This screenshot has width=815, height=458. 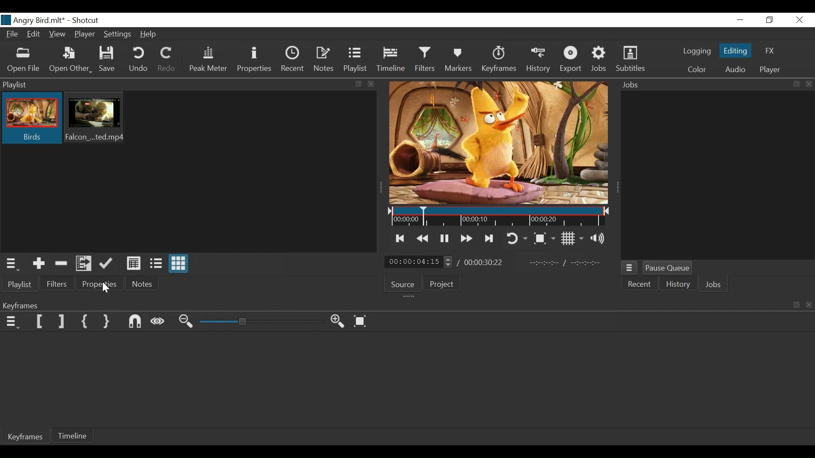 What do you see at coordinates (189, 84) in the screenshot?
I see `Playlist Panel` at bounding box center [189, 84].